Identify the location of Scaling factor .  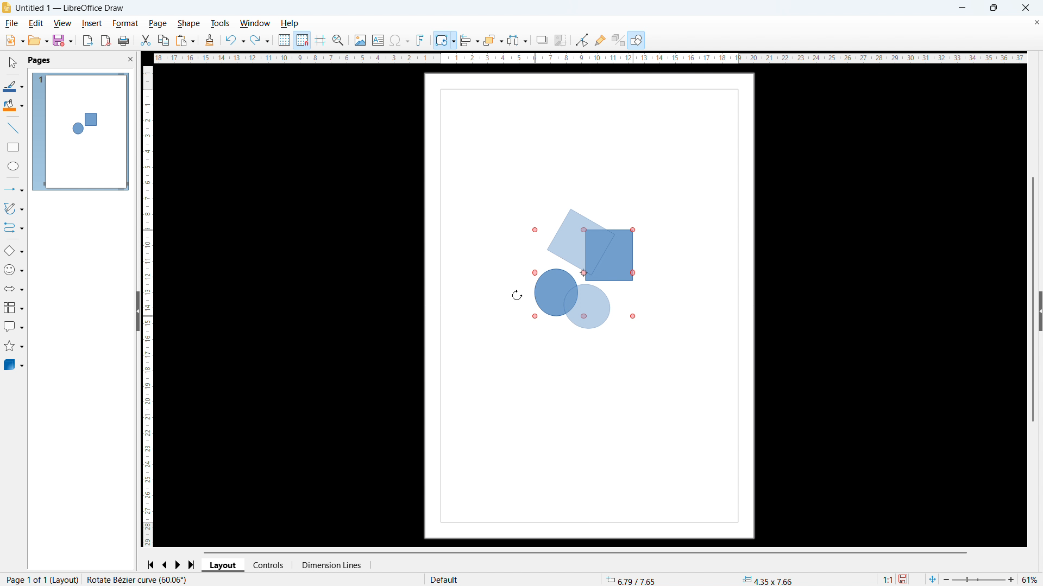
(889, 579).